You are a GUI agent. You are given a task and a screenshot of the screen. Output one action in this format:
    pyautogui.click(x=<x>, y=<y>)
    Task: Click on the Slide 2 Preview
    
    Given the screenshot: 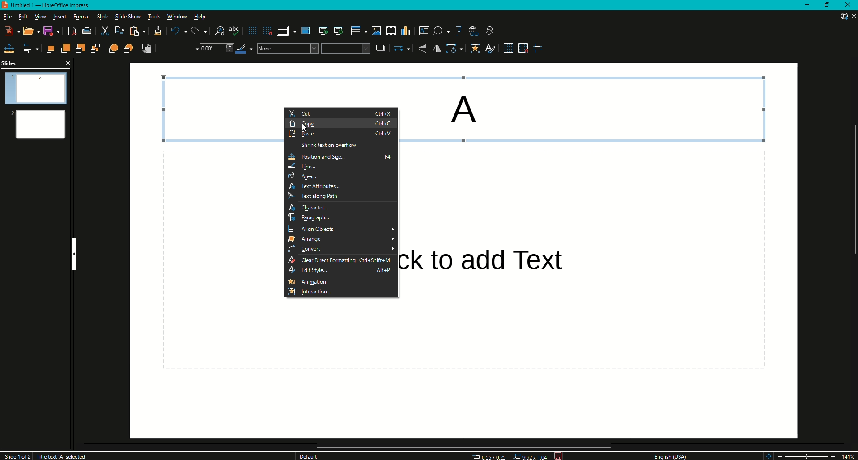 What is the action you would take?
    pyautogui.click(x=39, y=127)
    